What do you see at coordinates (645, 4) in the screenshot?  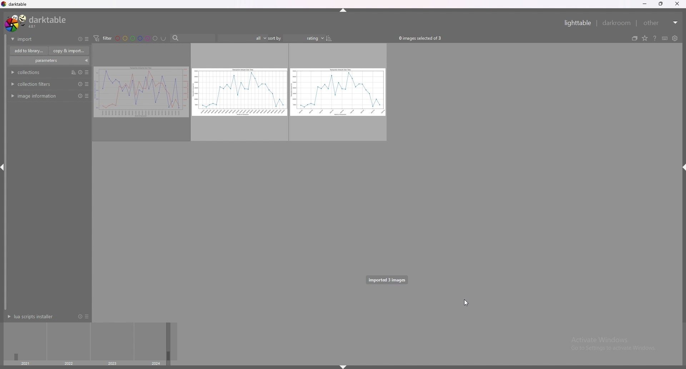 I see `minimize` at bounding box center [645, 4].